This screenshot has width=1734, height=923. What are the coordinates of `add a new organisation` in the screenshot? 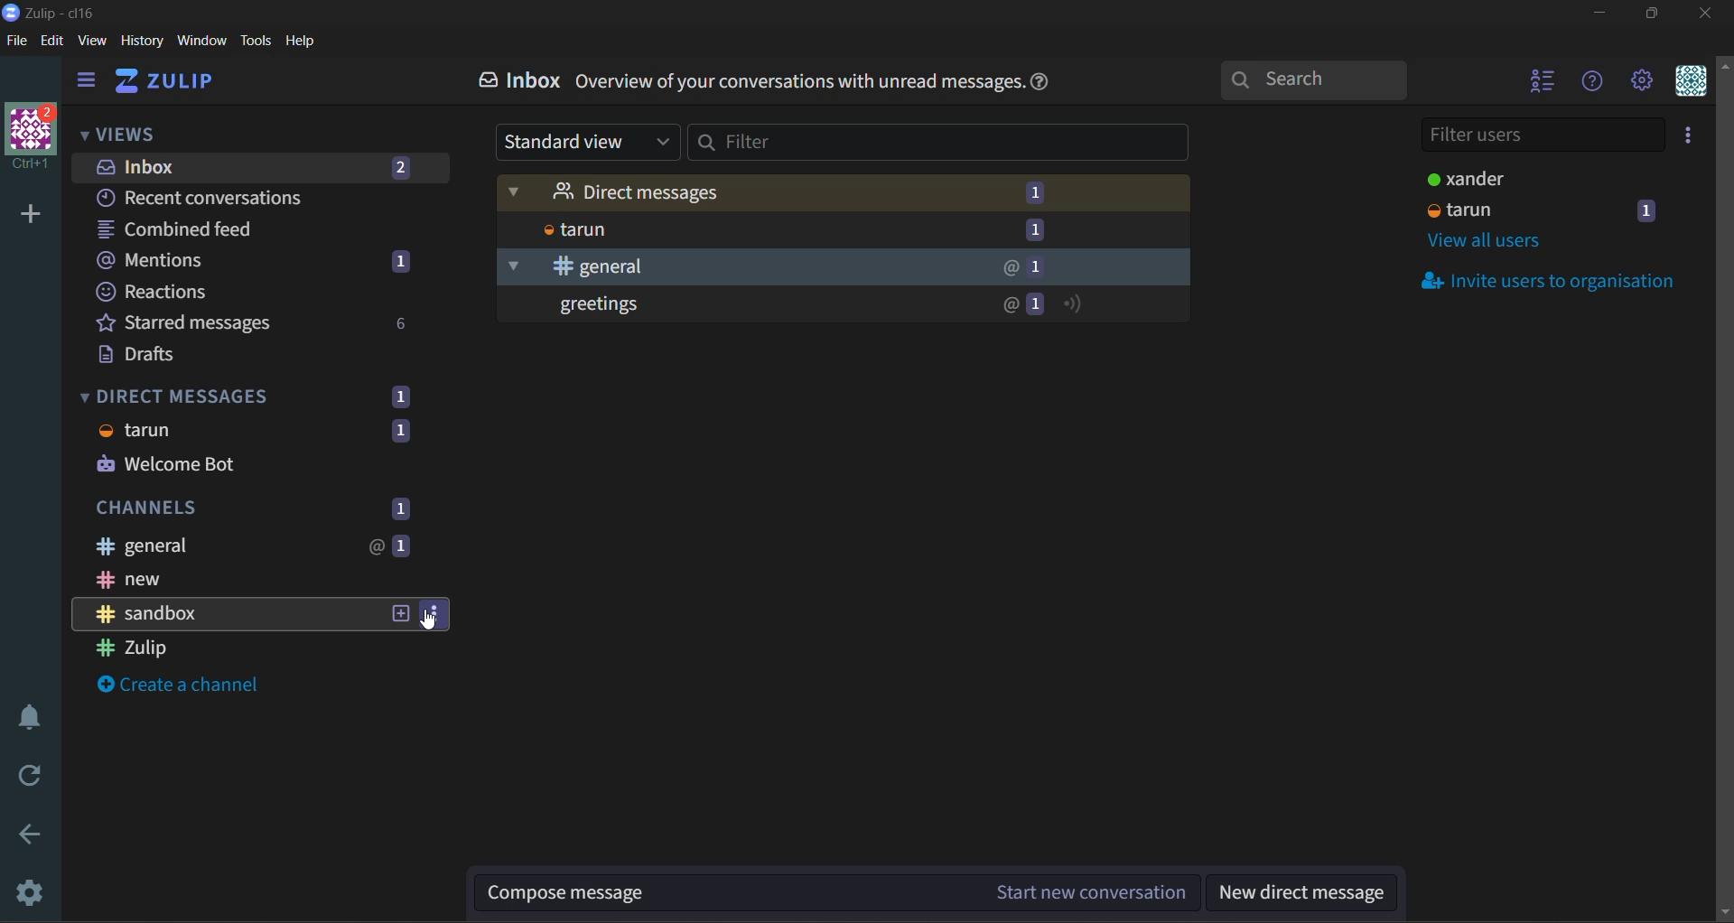 It's located at (31, 218).